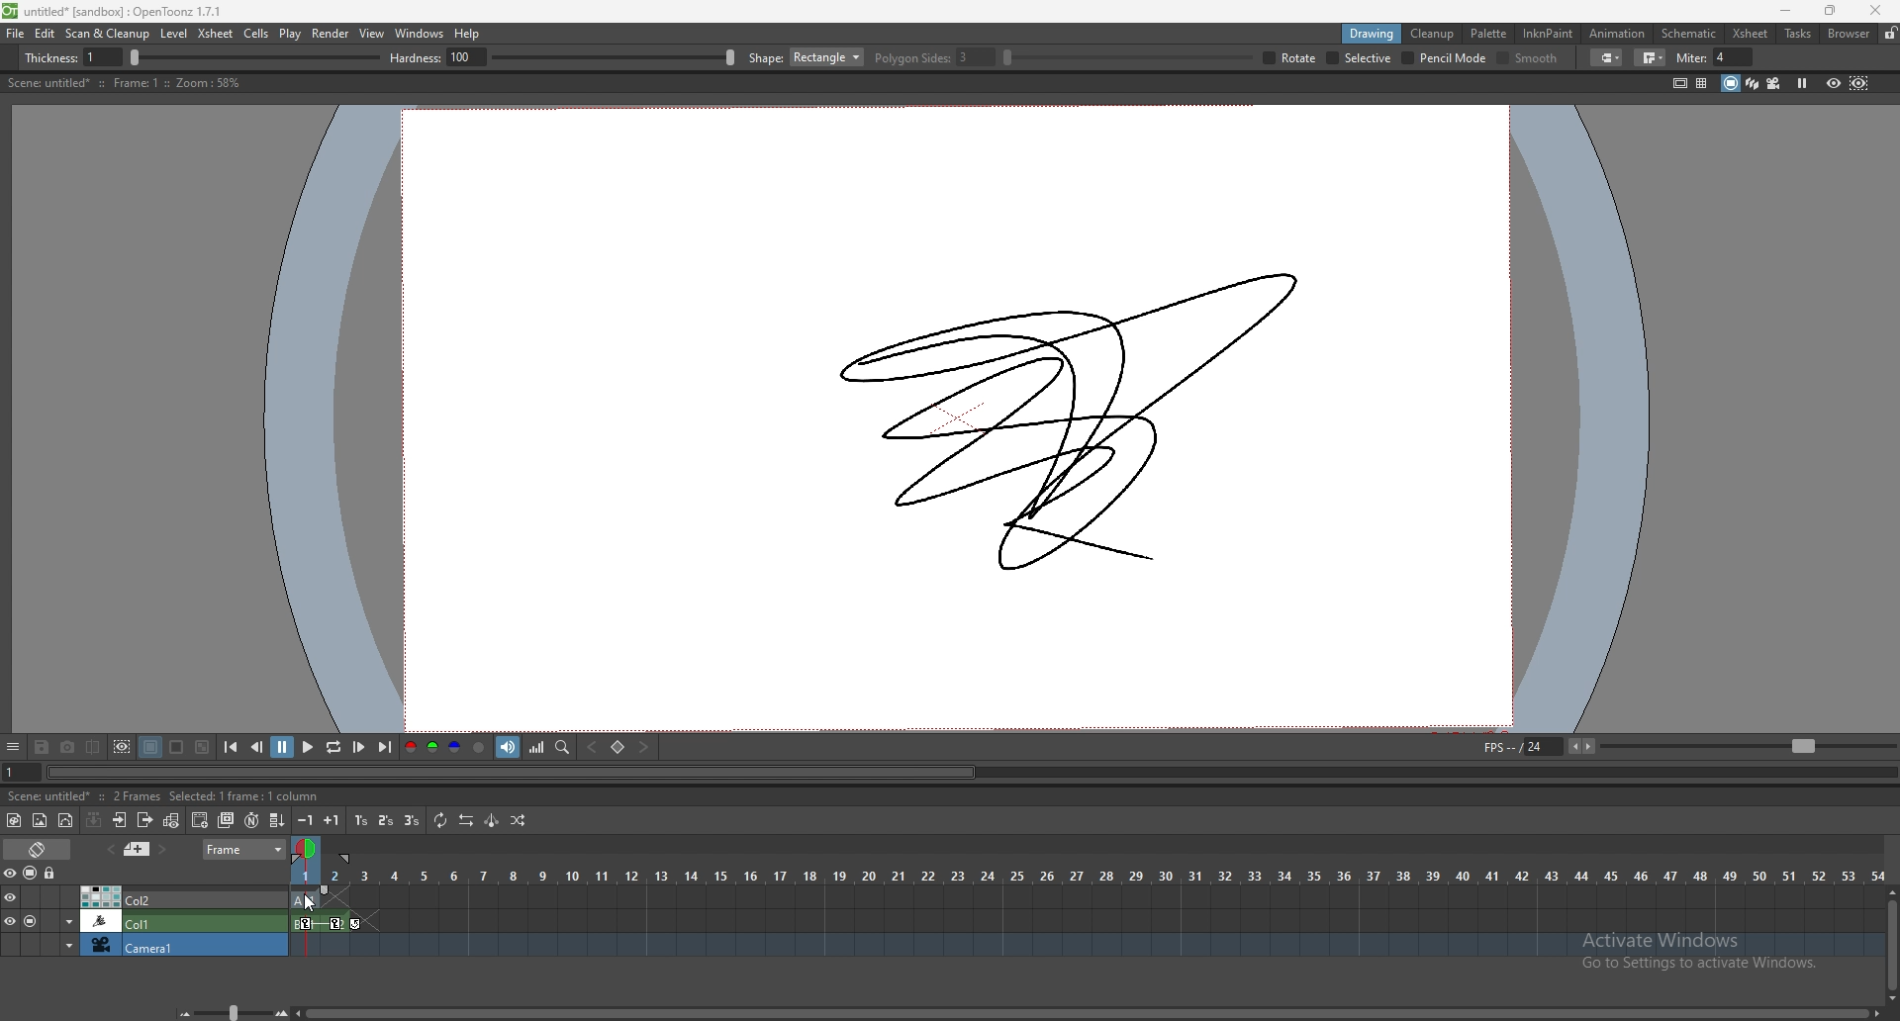  I want to click on alpha channel, so click(479, 748).